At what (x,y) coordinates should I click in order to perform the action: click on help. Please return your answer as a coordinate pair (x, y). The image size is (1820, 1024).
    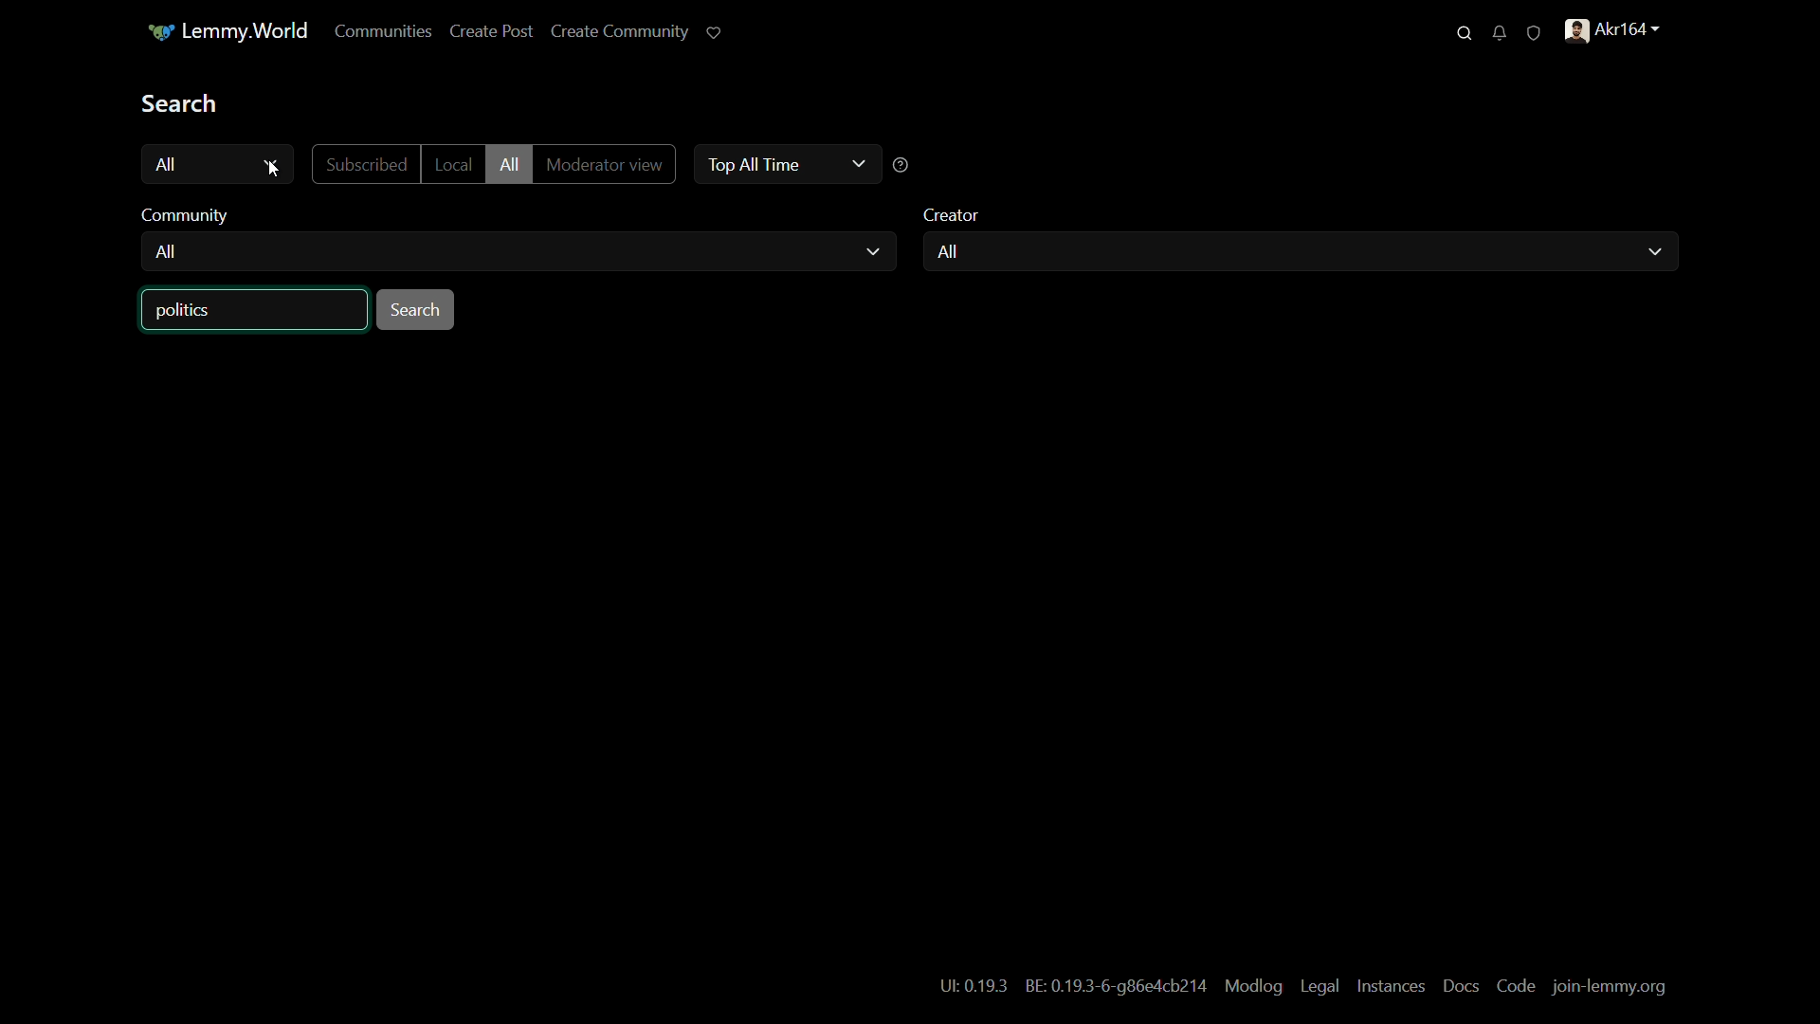
    Looking at the image, I should click on (901, 166).